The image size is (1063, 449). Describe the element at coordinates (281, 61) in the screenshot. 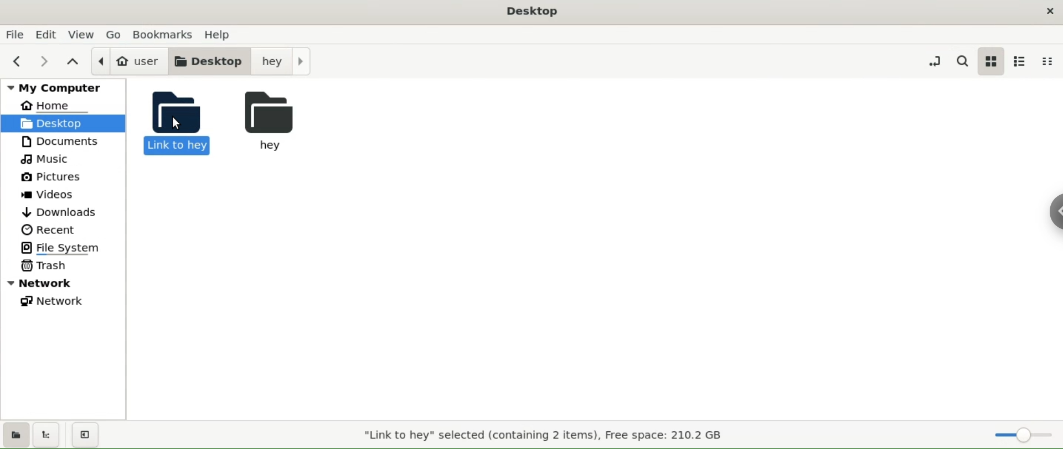

I see `hey` at that location.